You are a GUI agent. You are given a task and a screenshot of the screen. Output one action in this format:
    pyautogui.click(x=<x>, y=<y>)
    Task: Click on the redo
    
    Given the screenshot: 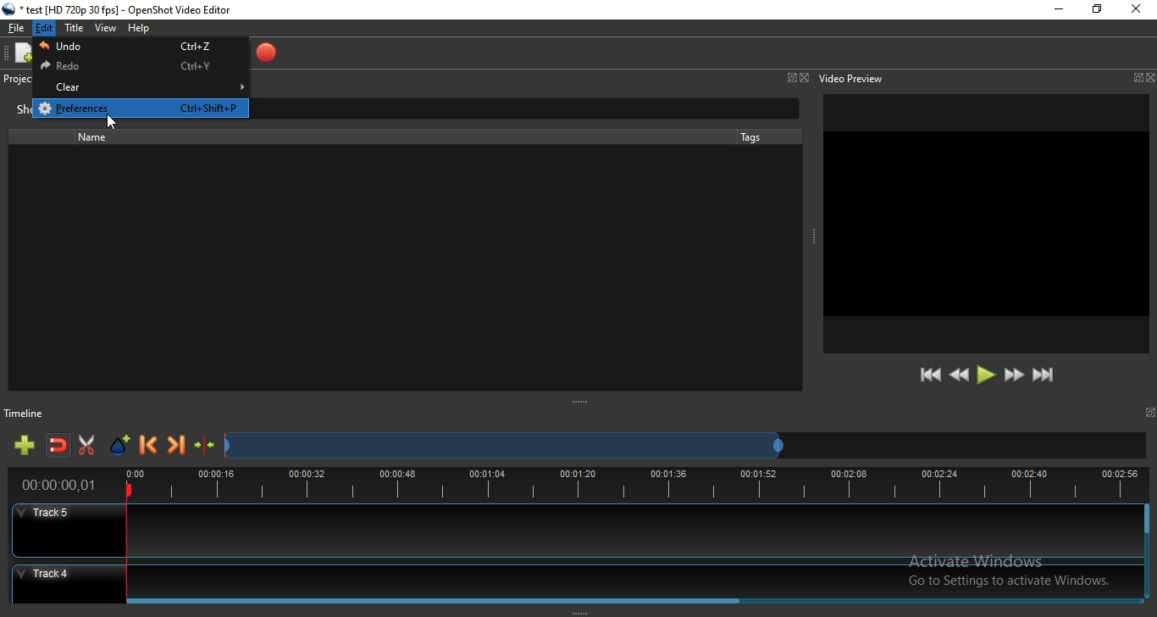 What is the action you would take?
    pyautogui.click(x=139, y=69)
    